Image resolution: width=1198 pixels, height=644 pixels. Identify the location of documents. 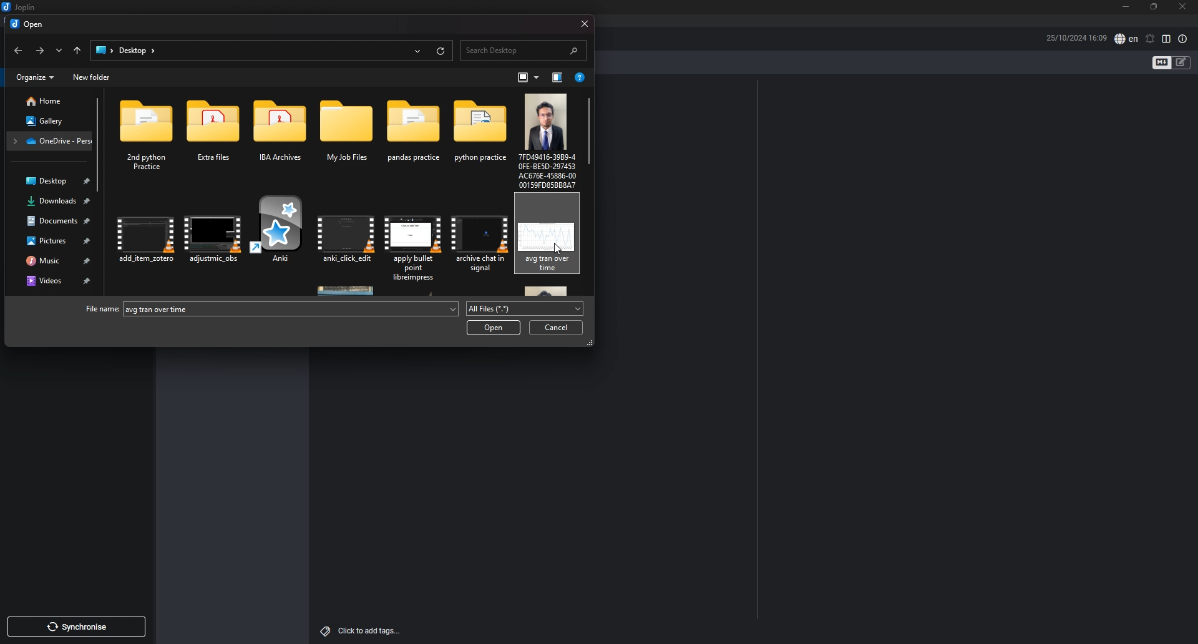
(54, 221).